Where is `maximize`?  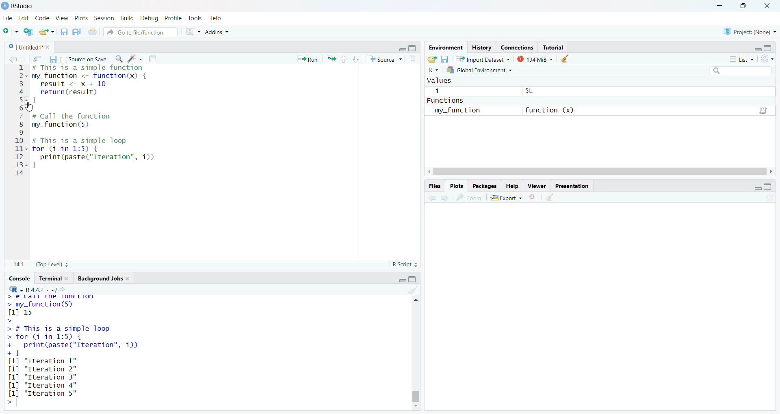 maximize is located at coordinates (772, 46).